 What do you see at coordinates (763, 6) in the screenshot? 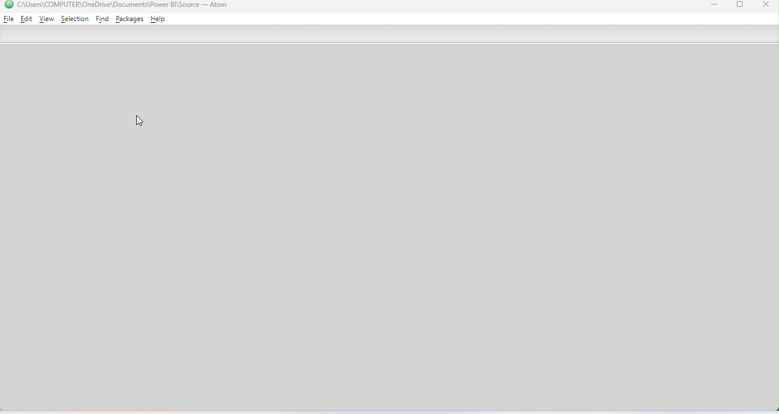
I see `Close` at bounding box center [763, 6].